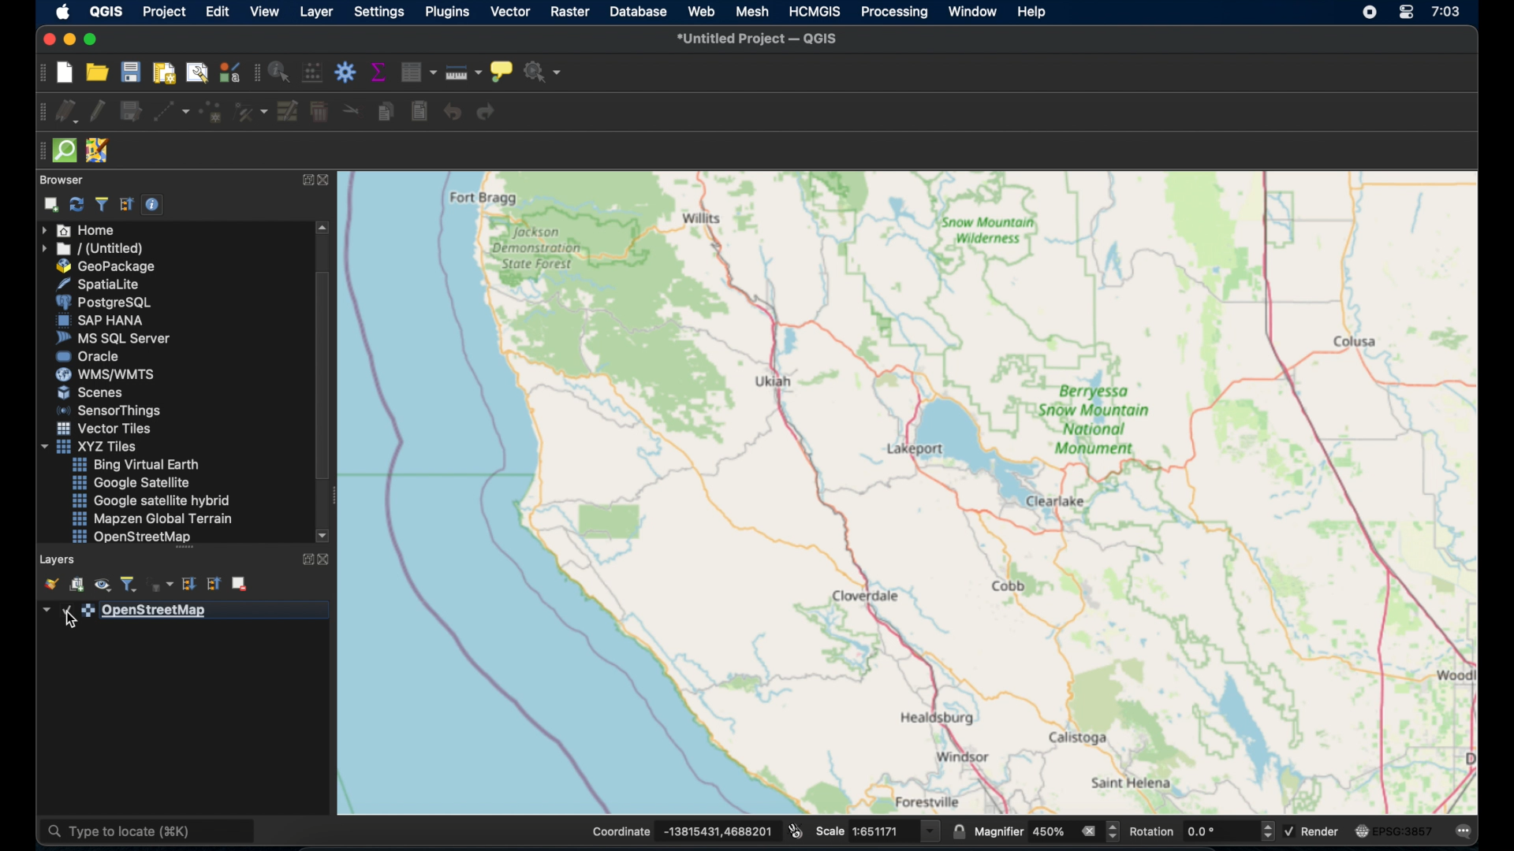 The image size is (1514, 851). Describe the element at coordinates (378, 13) in the screenshot. I see `settings` at that location.